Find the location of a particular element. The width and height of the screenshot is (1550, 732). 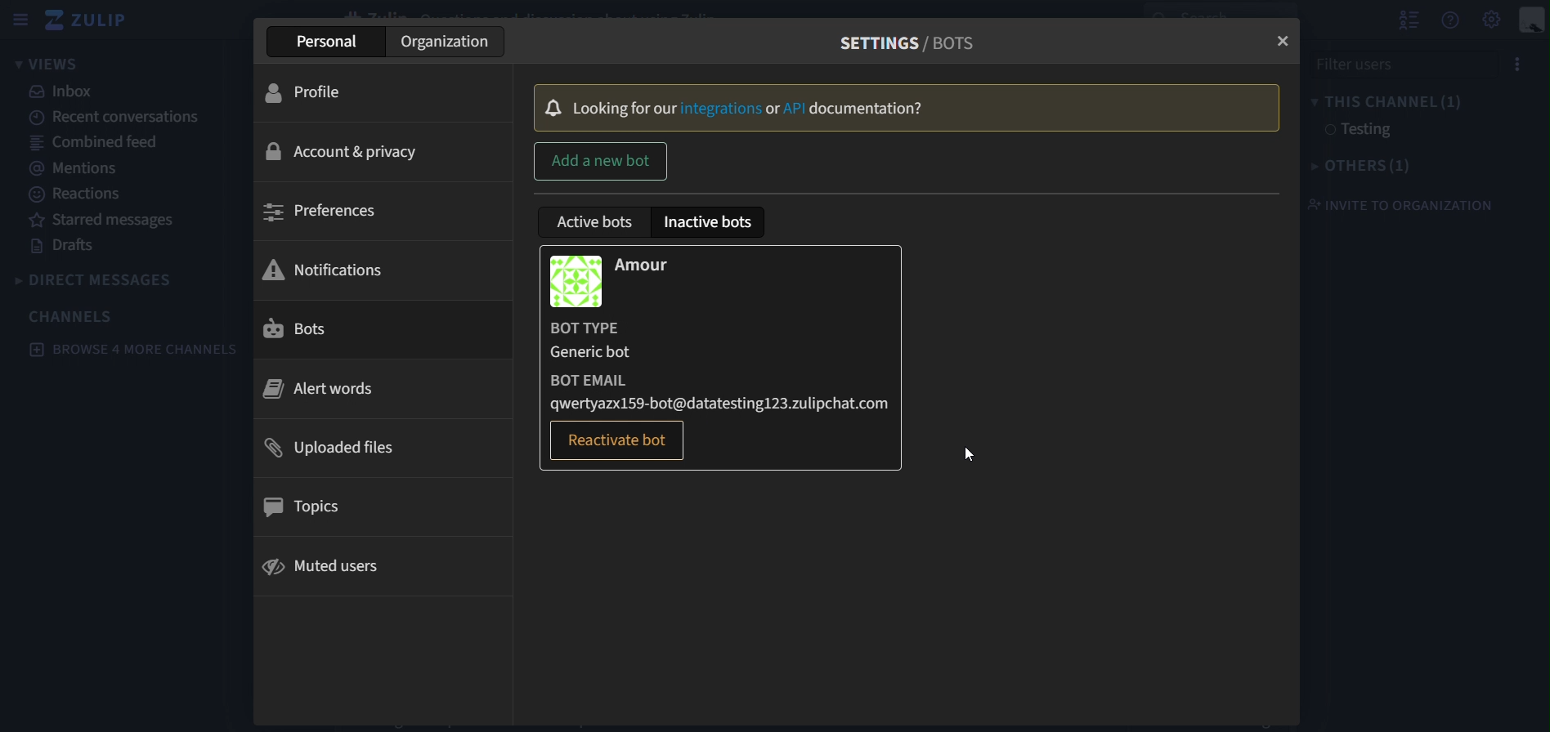

settings/bots is located at coordinates (917, 41).